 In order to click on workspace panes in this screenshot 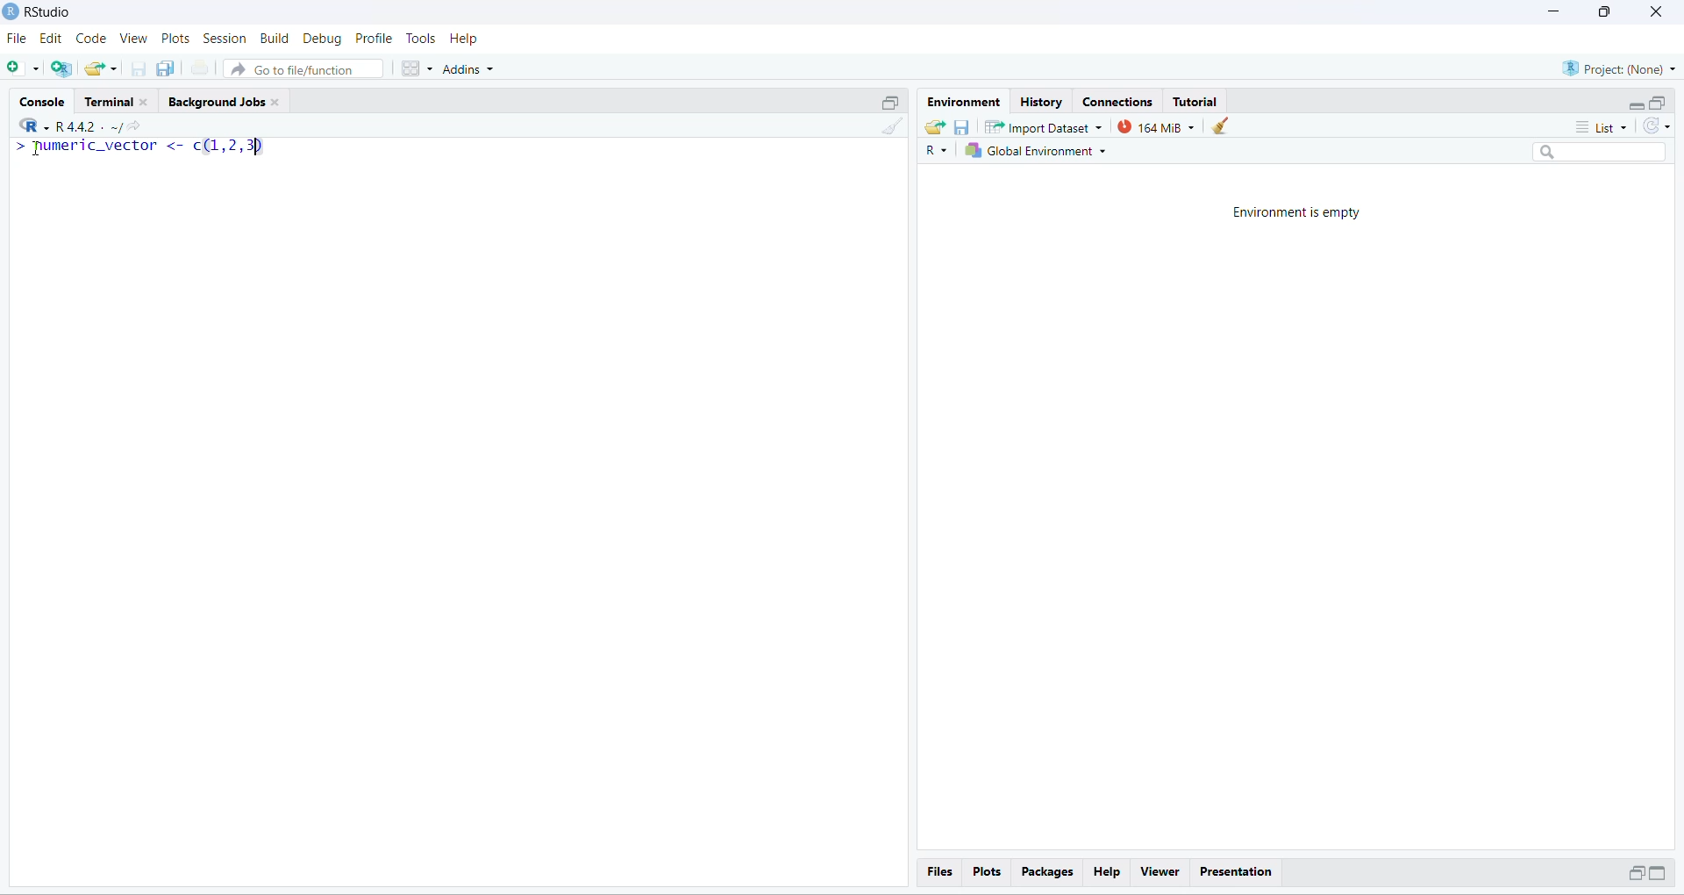, I will do `click(416, 68)`.